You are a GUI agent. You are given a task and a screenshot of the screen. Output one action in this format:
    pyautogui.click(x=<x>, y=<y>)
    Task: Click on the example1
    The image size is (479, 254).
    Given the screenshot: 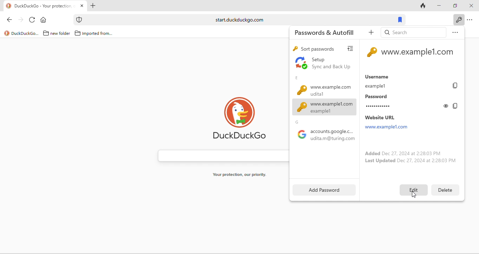 What is the action you would take?
    pyautogui.click(x=376, y=86)
    